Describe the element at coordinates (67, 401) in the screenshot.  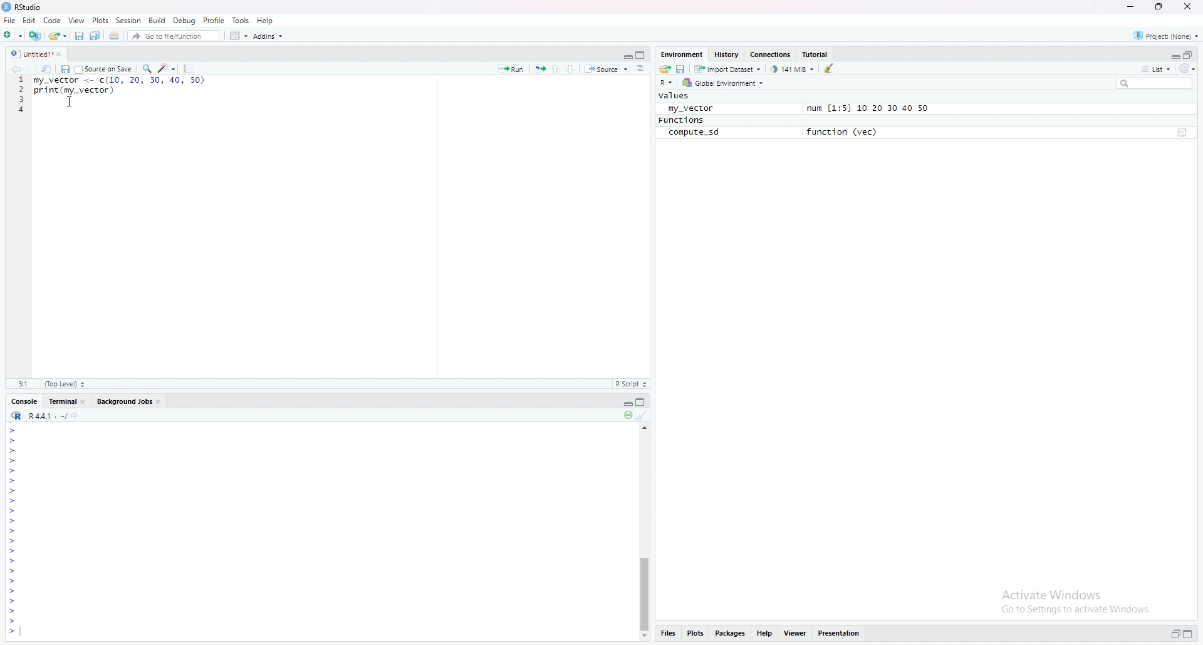
I see `Terminal` at that location.